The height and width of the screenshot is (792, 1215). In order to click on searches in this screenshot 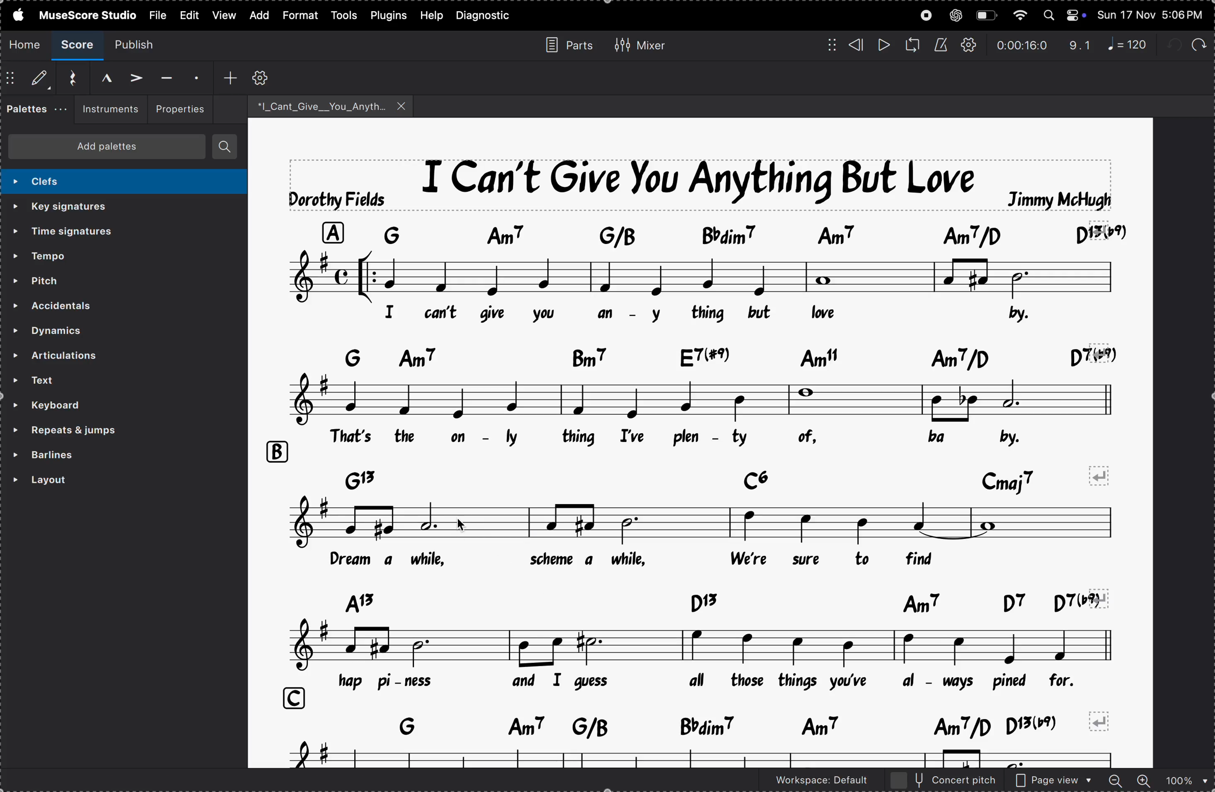, I will do `click(226, 146)`.